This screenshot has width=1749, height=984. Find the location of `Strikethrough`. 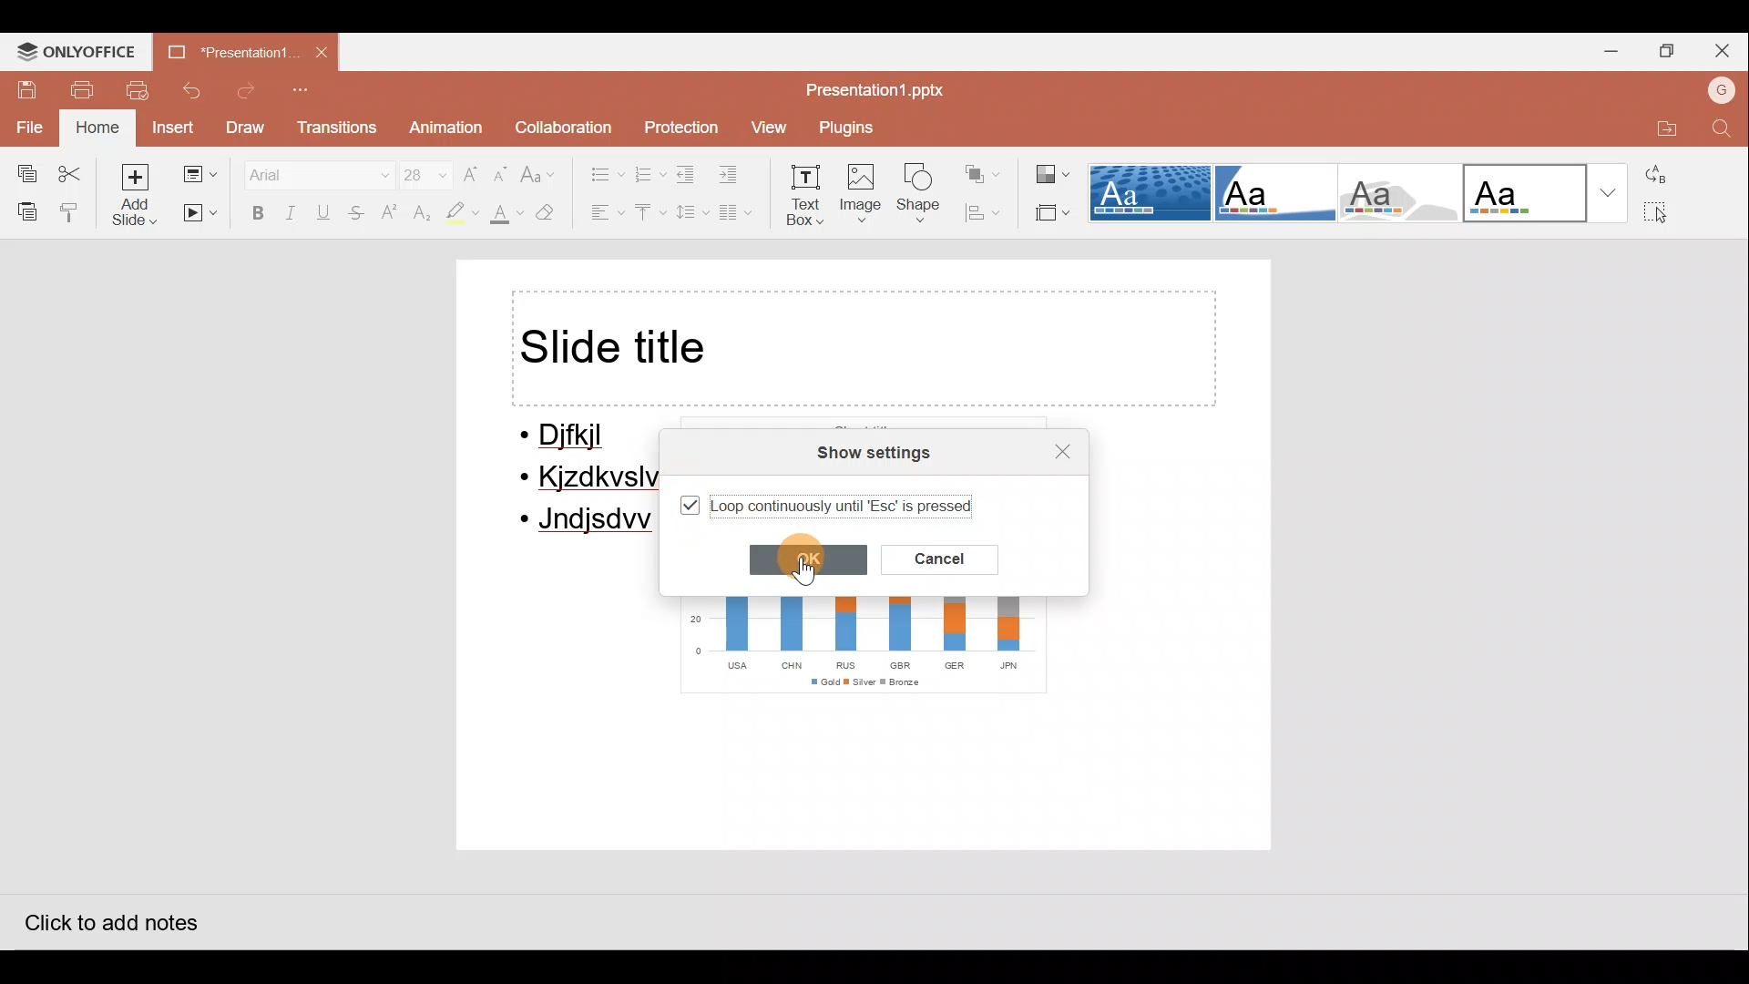

Strikethrough is located at coordinates (352, 212).